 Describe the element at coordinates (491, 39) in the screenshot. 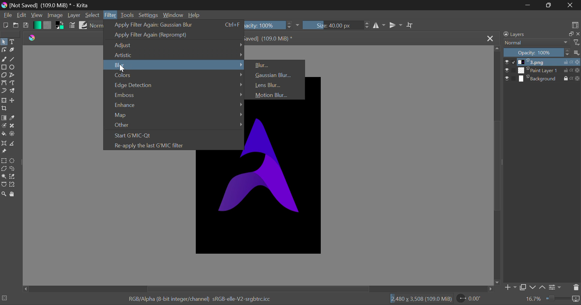

I see `Close` at that location.